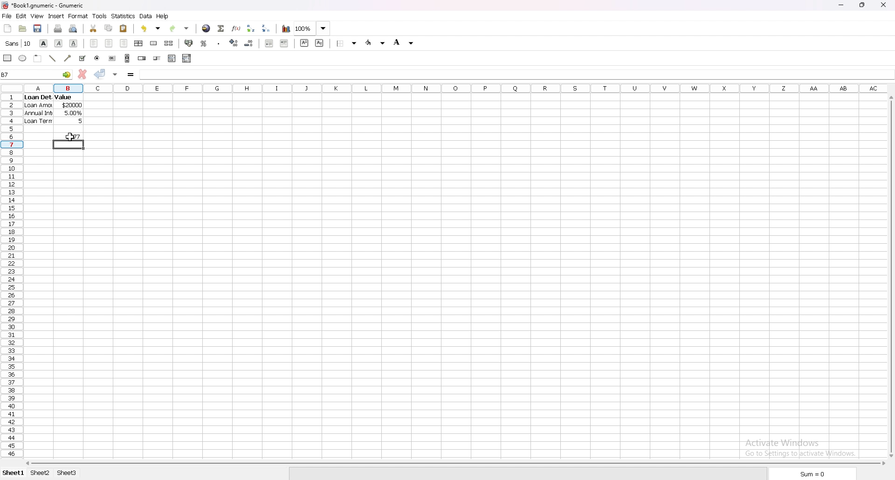  Describe the element at coordinates (237, 29) in the screenshot. I see `functions` at that location.